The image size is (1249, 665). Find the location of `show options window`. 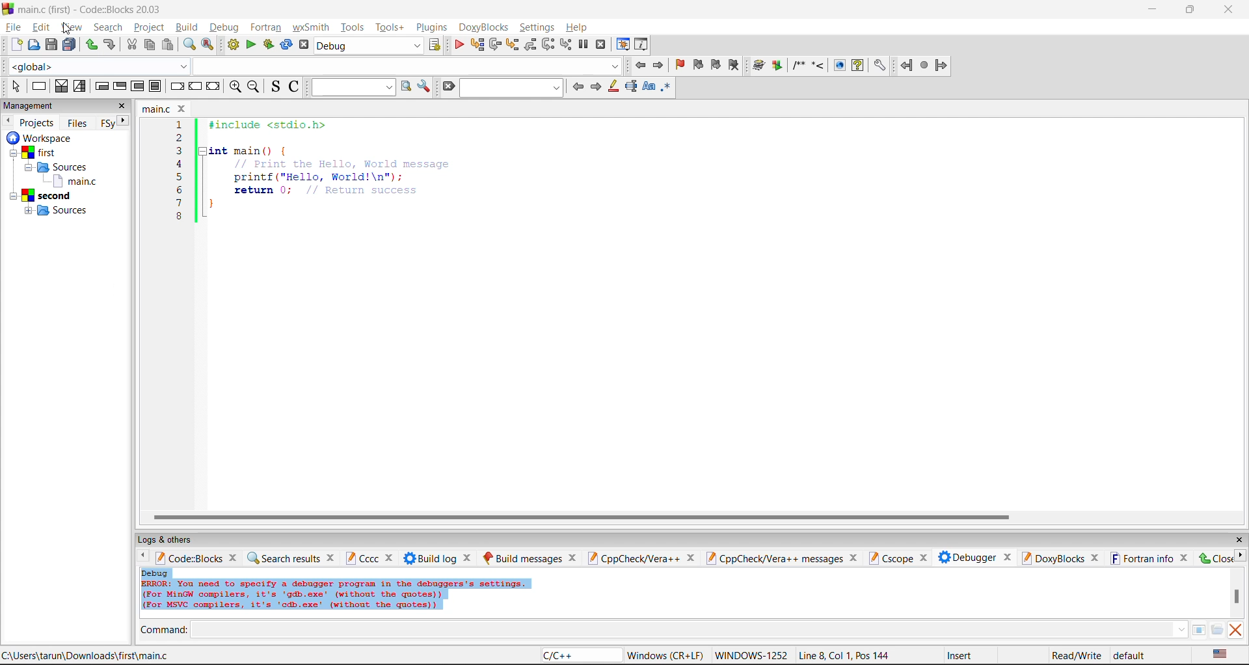

show options window is located at coordinates (424, 87).